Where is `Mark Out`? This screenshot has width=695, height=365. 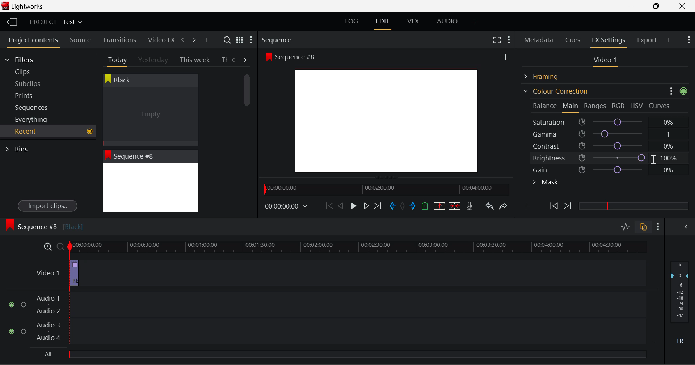
Mark Out is located at coordinates (413, 206).